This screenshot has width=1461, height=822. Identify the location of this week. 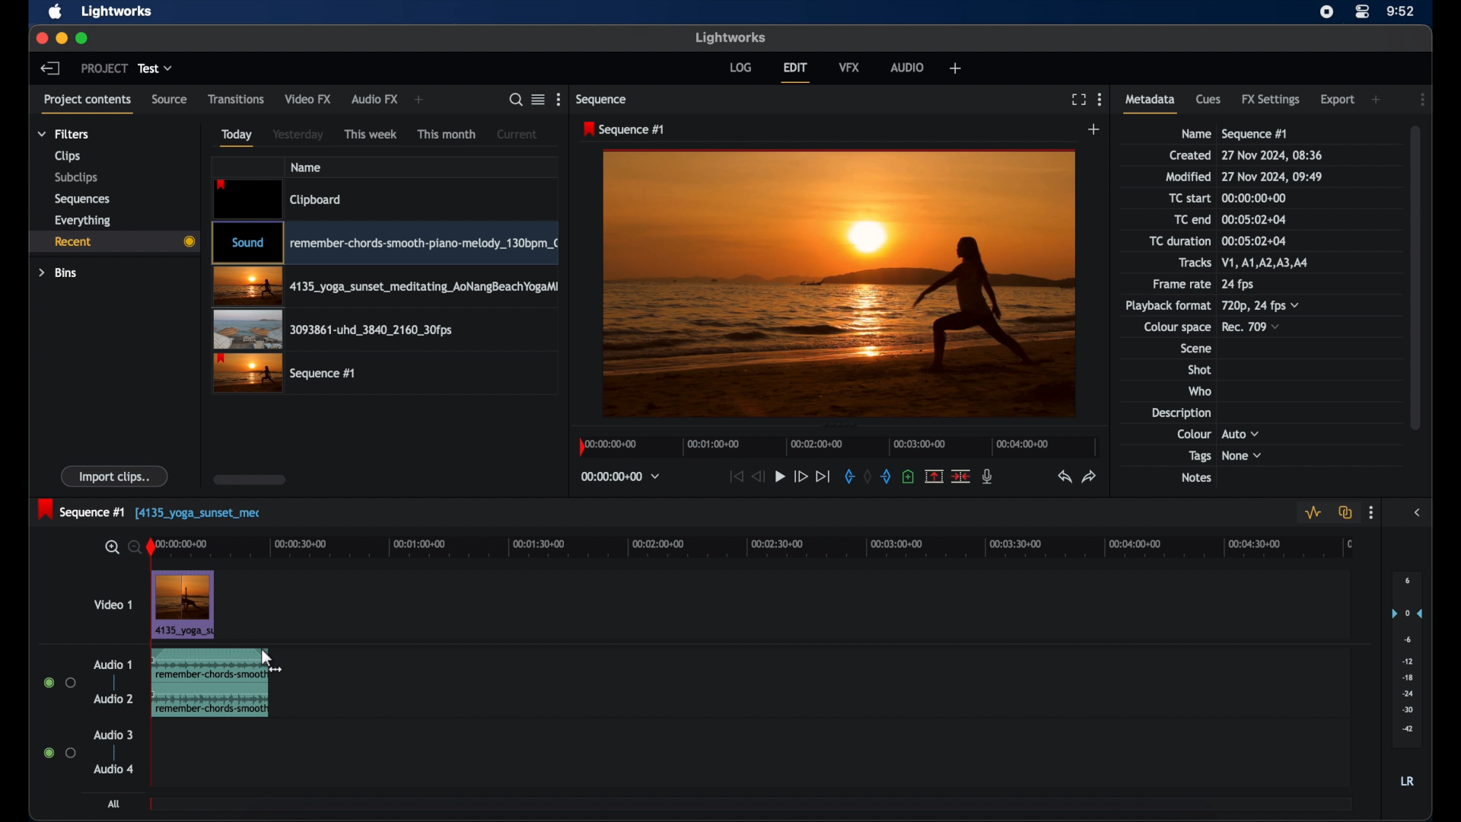
(371, 133).